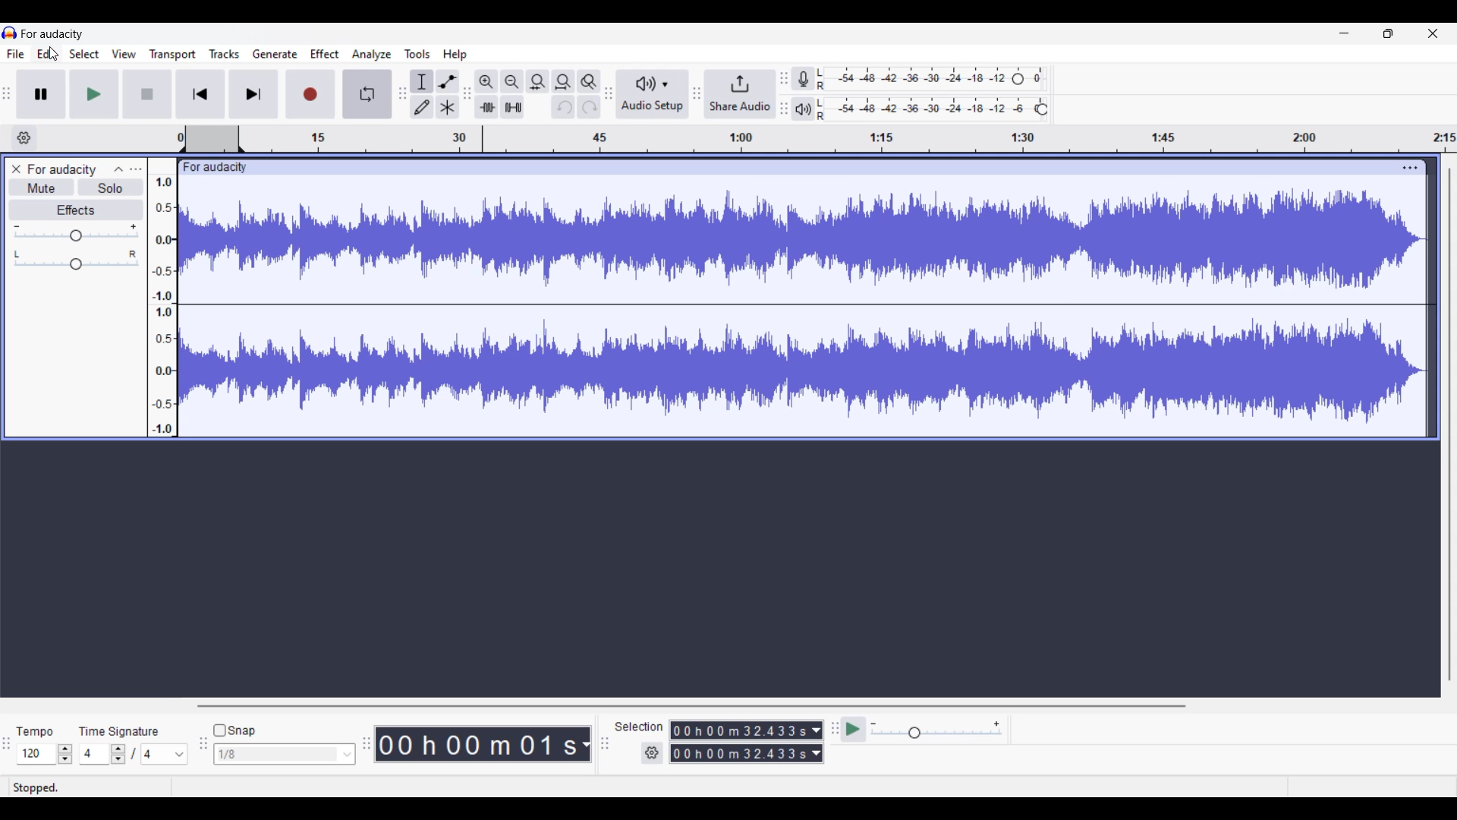 The width and height of the screenshot is (1457, 820). What do you see at coordinates (653, 93) in the screenshot?
I see `Audio setup` at bounding box center [653, 93].